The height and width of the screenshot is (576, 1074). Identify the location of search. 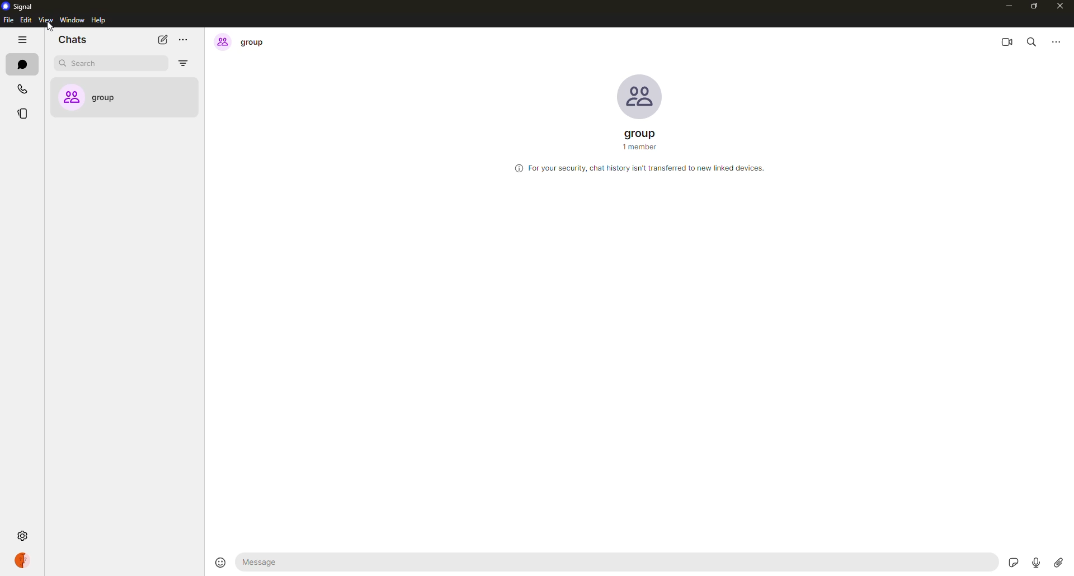
(1035, 41).